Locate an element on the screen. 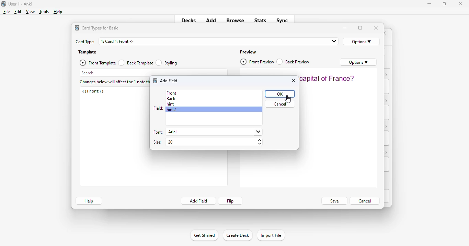  logo is located at coordinates (155, 80).